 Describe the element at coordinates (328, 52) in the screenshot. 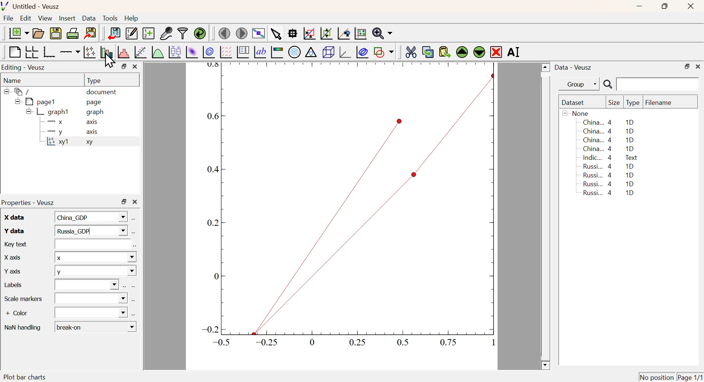

I see `3D Scene` at that location.